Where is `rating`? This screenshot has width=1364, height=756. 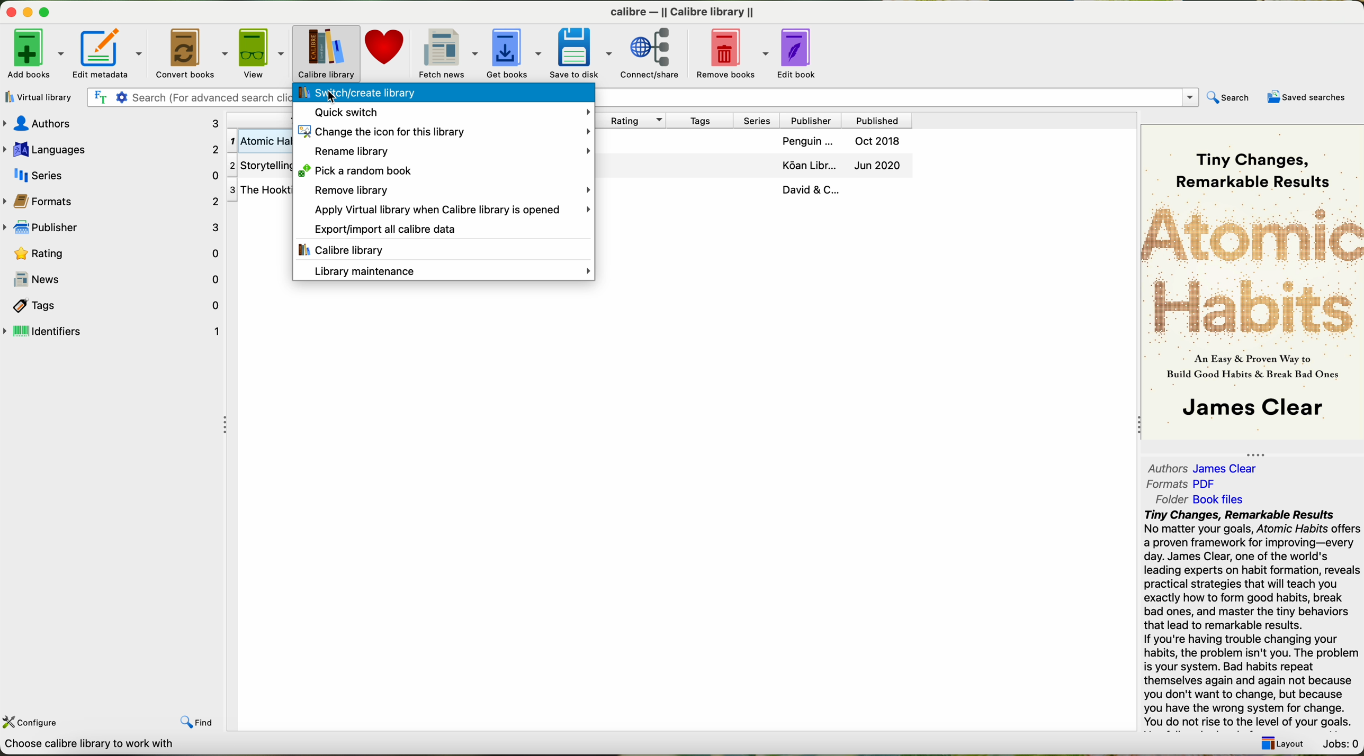
rating is located at coordinates (627, 120).